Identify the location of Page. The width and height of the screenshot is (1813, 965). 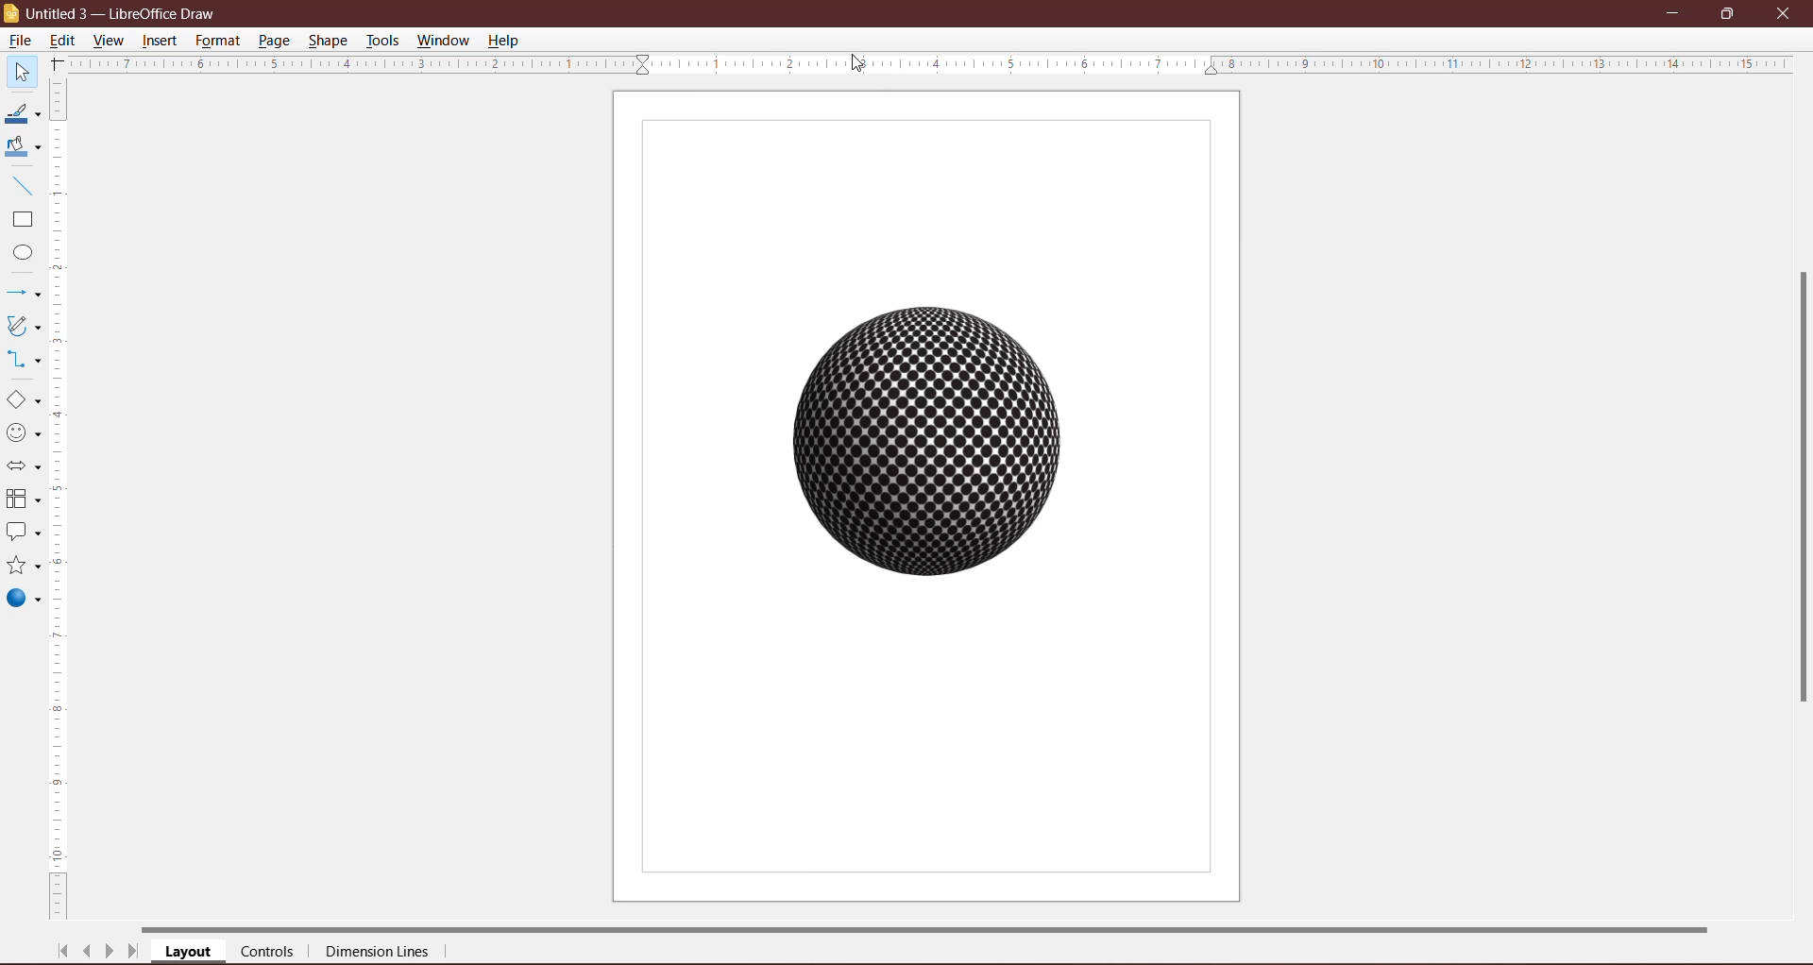
(273, 40).